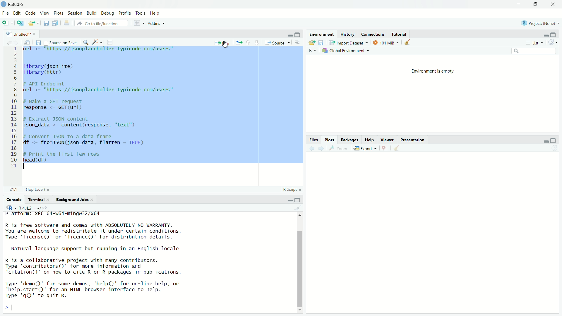 The width and height of the screenshot is (562, 316). What do you see at coordinates (38, 189) in the screenshot?
I see `(Top Level) ` at bounding box center [38, 189].